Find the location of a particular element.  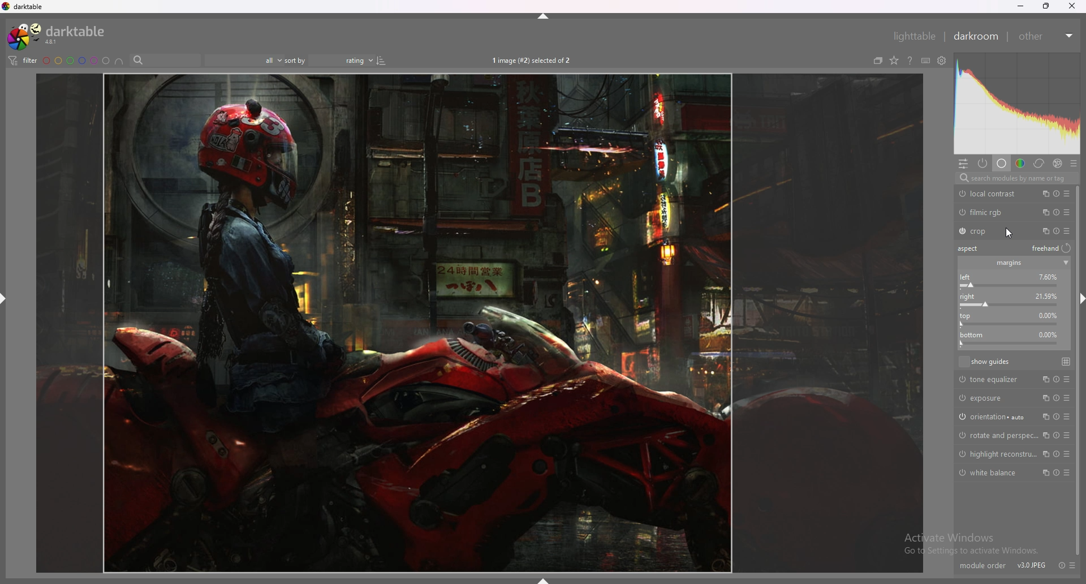

collapse grouped images is located at coordinates (878, 61).